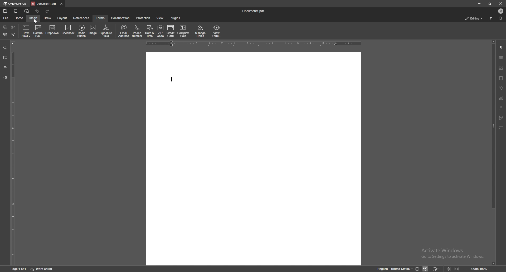 This screenshot has height=272, width=506. What do you see at coordinates (479, 3) in the screenshot?
I see `minimize` at bounding box center [479, 3].